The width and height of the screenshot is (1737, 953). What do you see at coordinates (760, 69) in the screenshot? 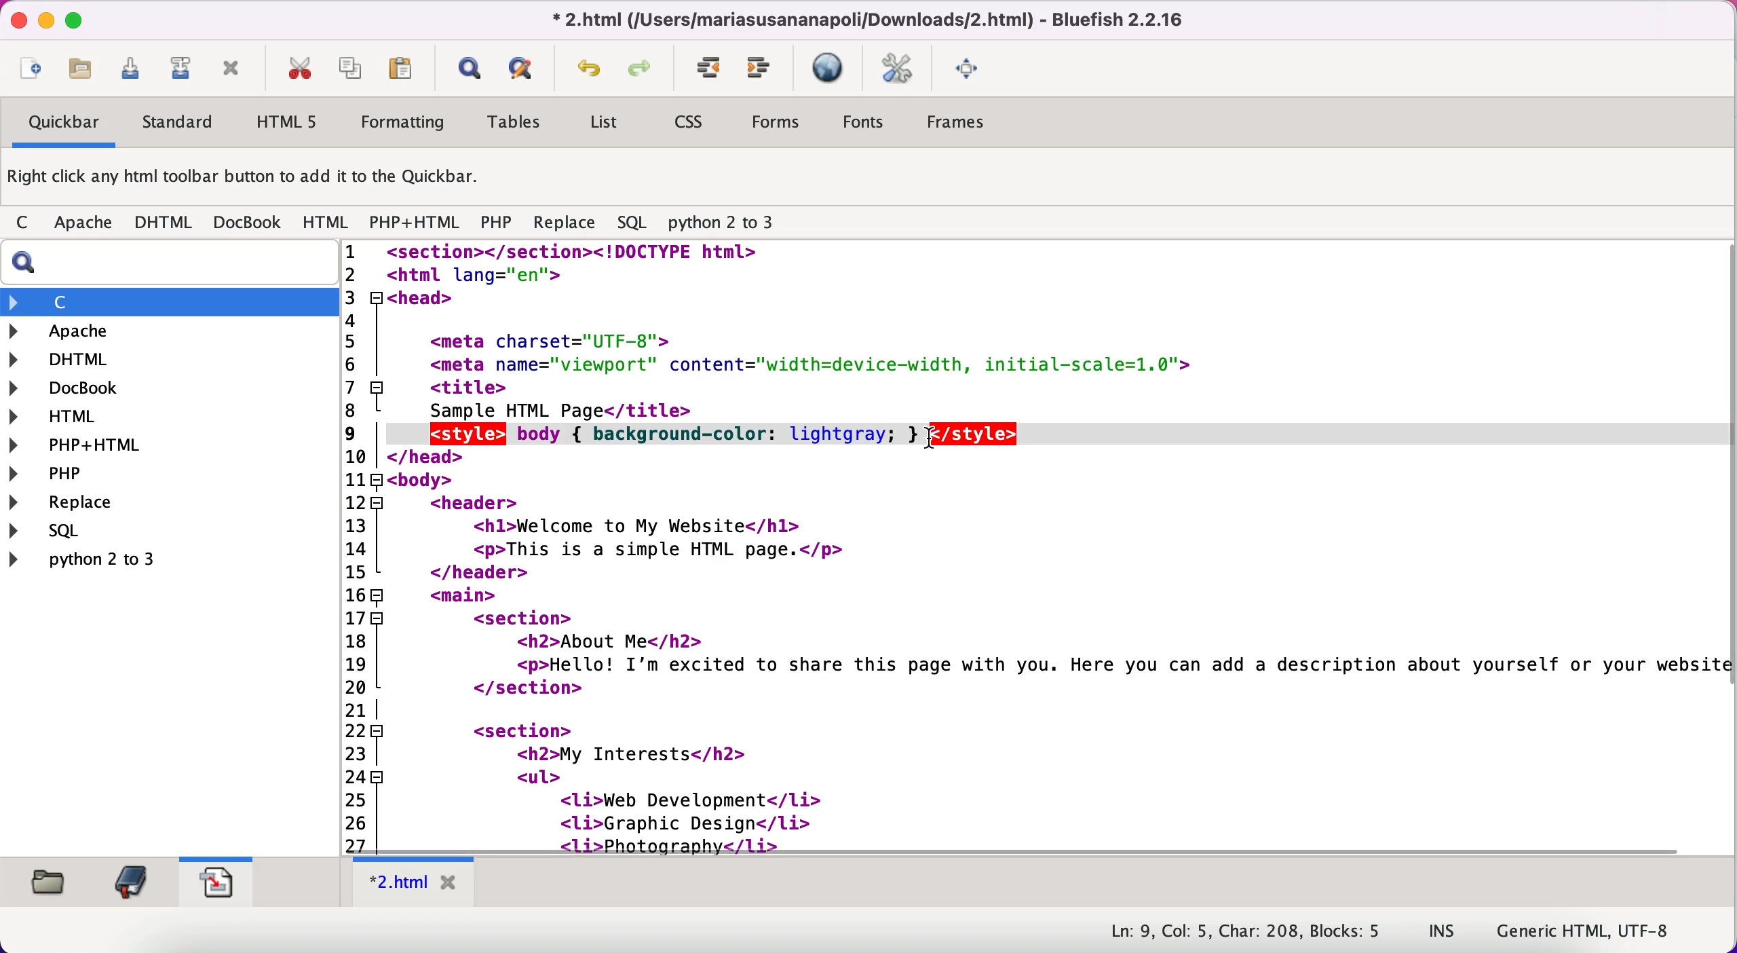
I see `unindent` at bounding box center [760, 69].